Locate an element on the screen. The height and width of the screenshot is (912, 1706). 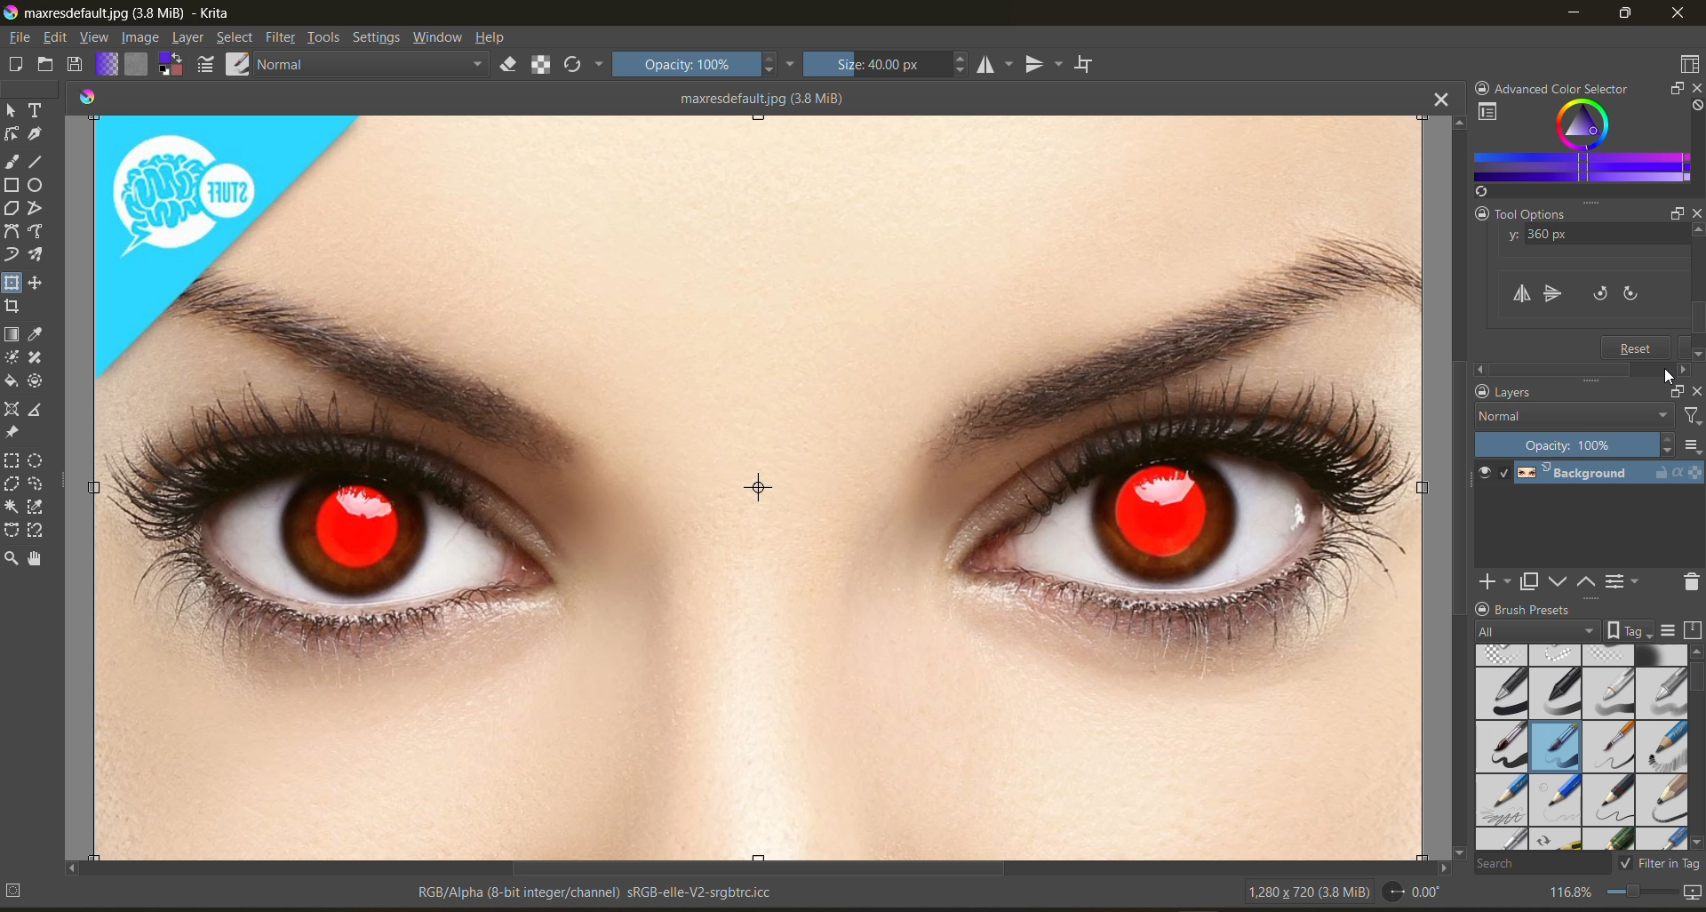
maximize is located at coordinates (1629, 15).